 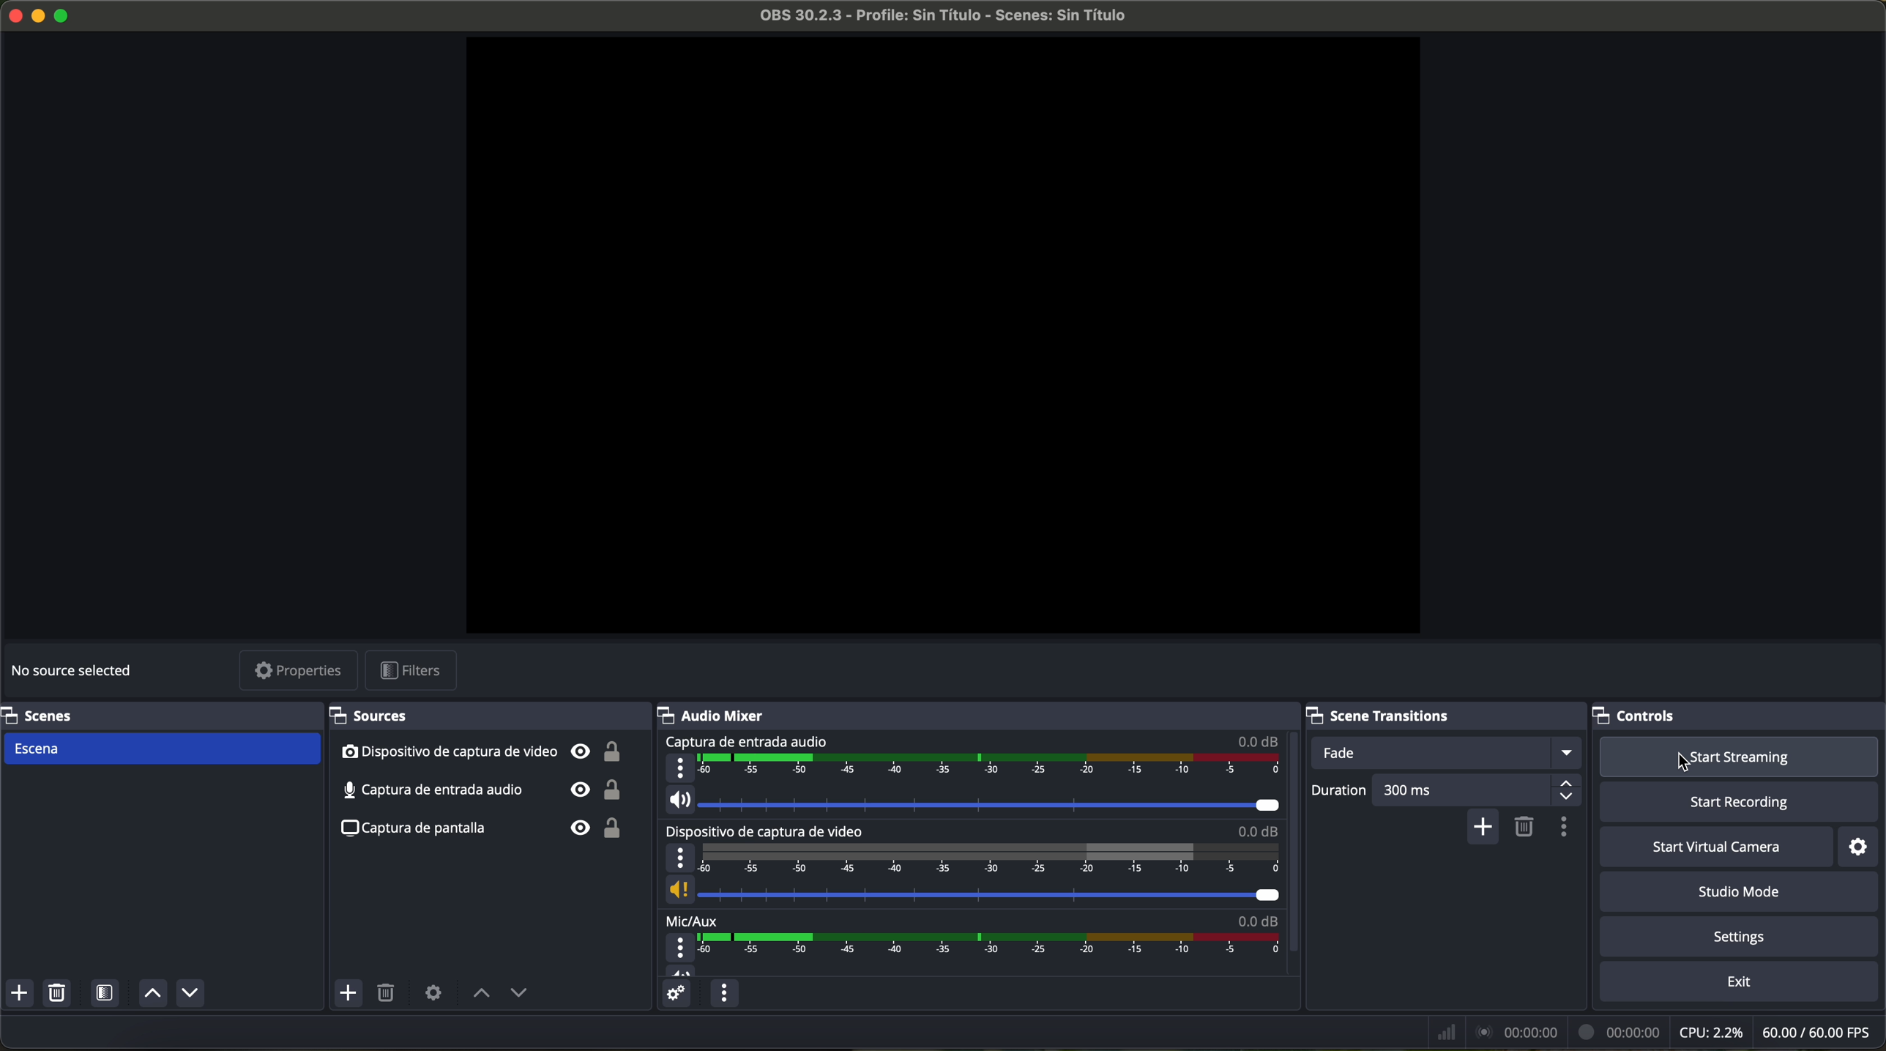 I want to click on duration, so click(x=1336, y=791).